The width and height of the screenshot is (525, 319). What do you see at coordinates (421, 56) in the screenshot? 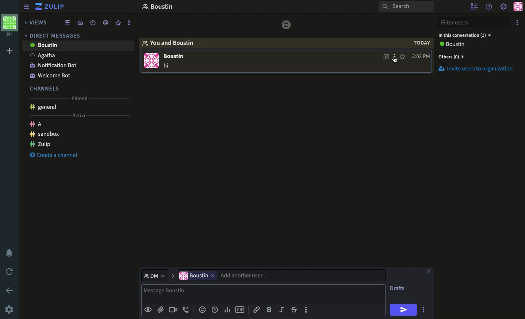
I see `Time` at bounding box center [421, 56].